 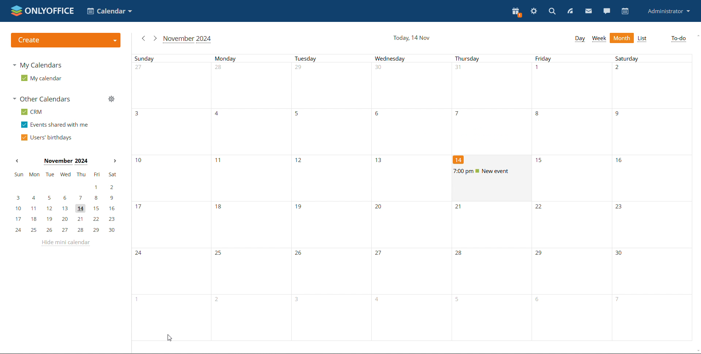 What do you see at coordinates (300, 208) in the screenshot?
I see `number` at bounding box center [300, 208].